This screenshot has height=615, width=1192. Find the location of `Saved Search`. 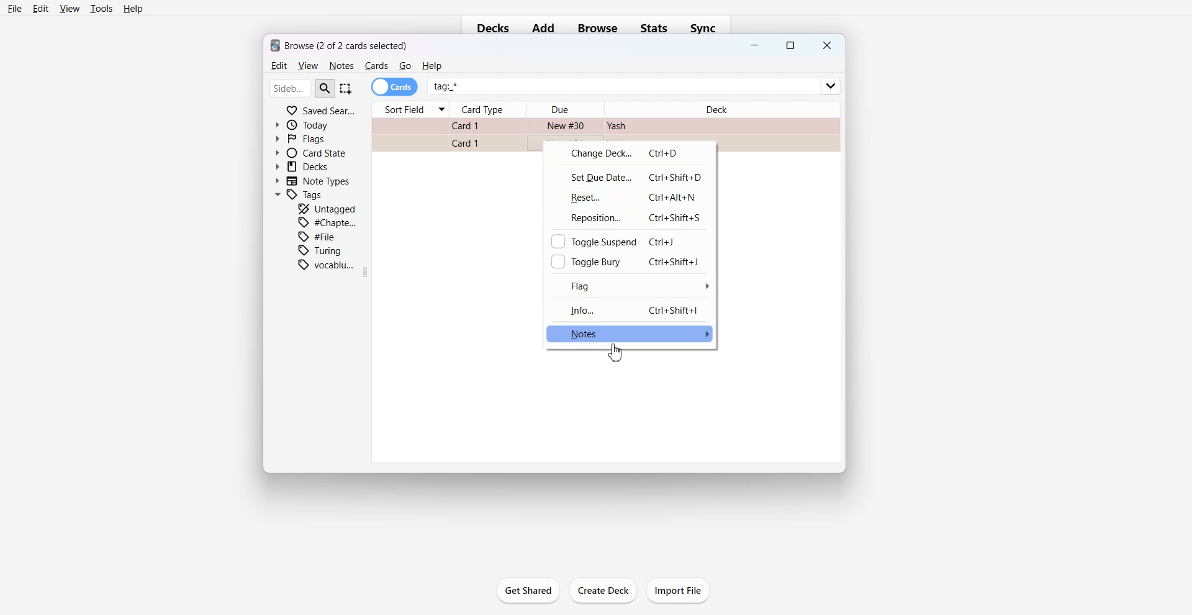

Saved Search is located at coordinates (320, 109).